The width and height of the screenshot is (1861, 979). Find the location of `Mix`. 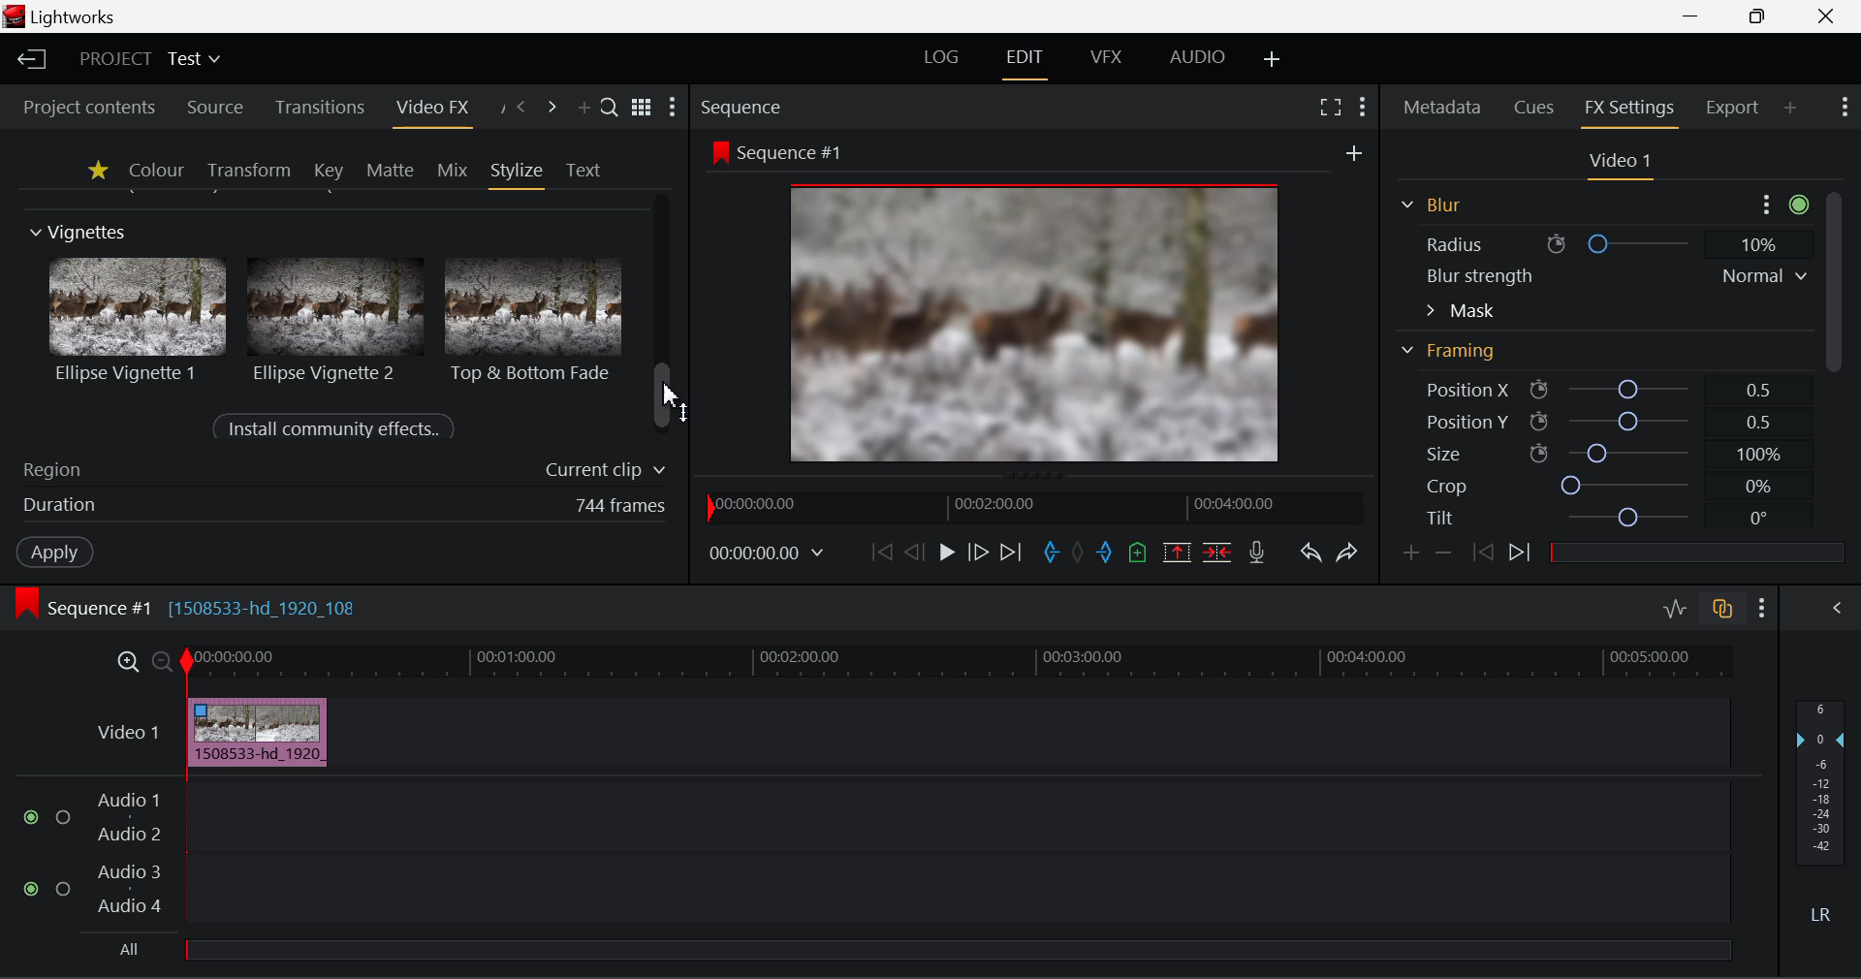

Mix is located at coordinates (452, 169).